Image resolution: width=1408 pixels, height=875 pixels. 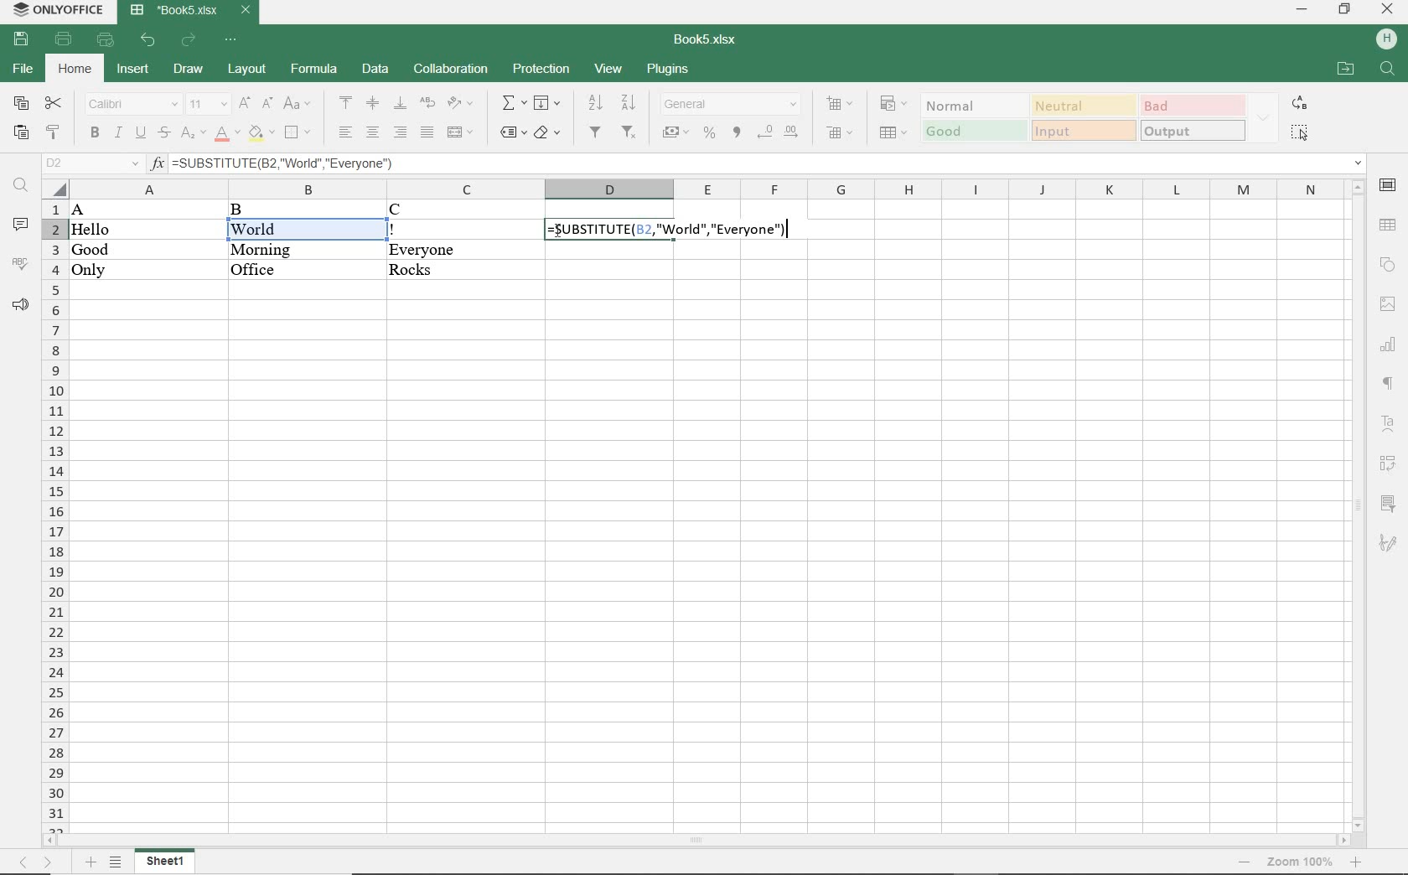 I want to click on C, so click(x=452, y=210).